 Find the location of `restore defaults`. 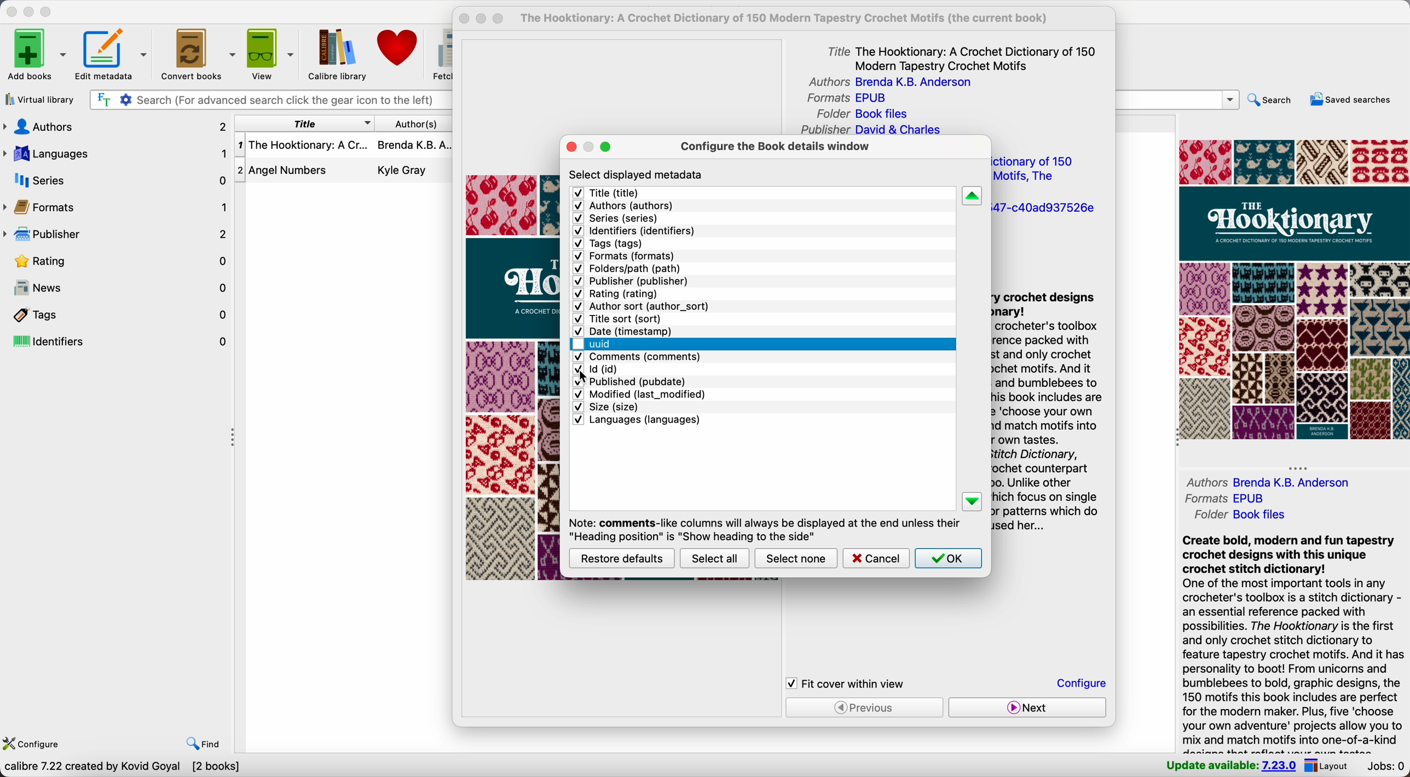

restore defaults is located at coordinates (623, 558).